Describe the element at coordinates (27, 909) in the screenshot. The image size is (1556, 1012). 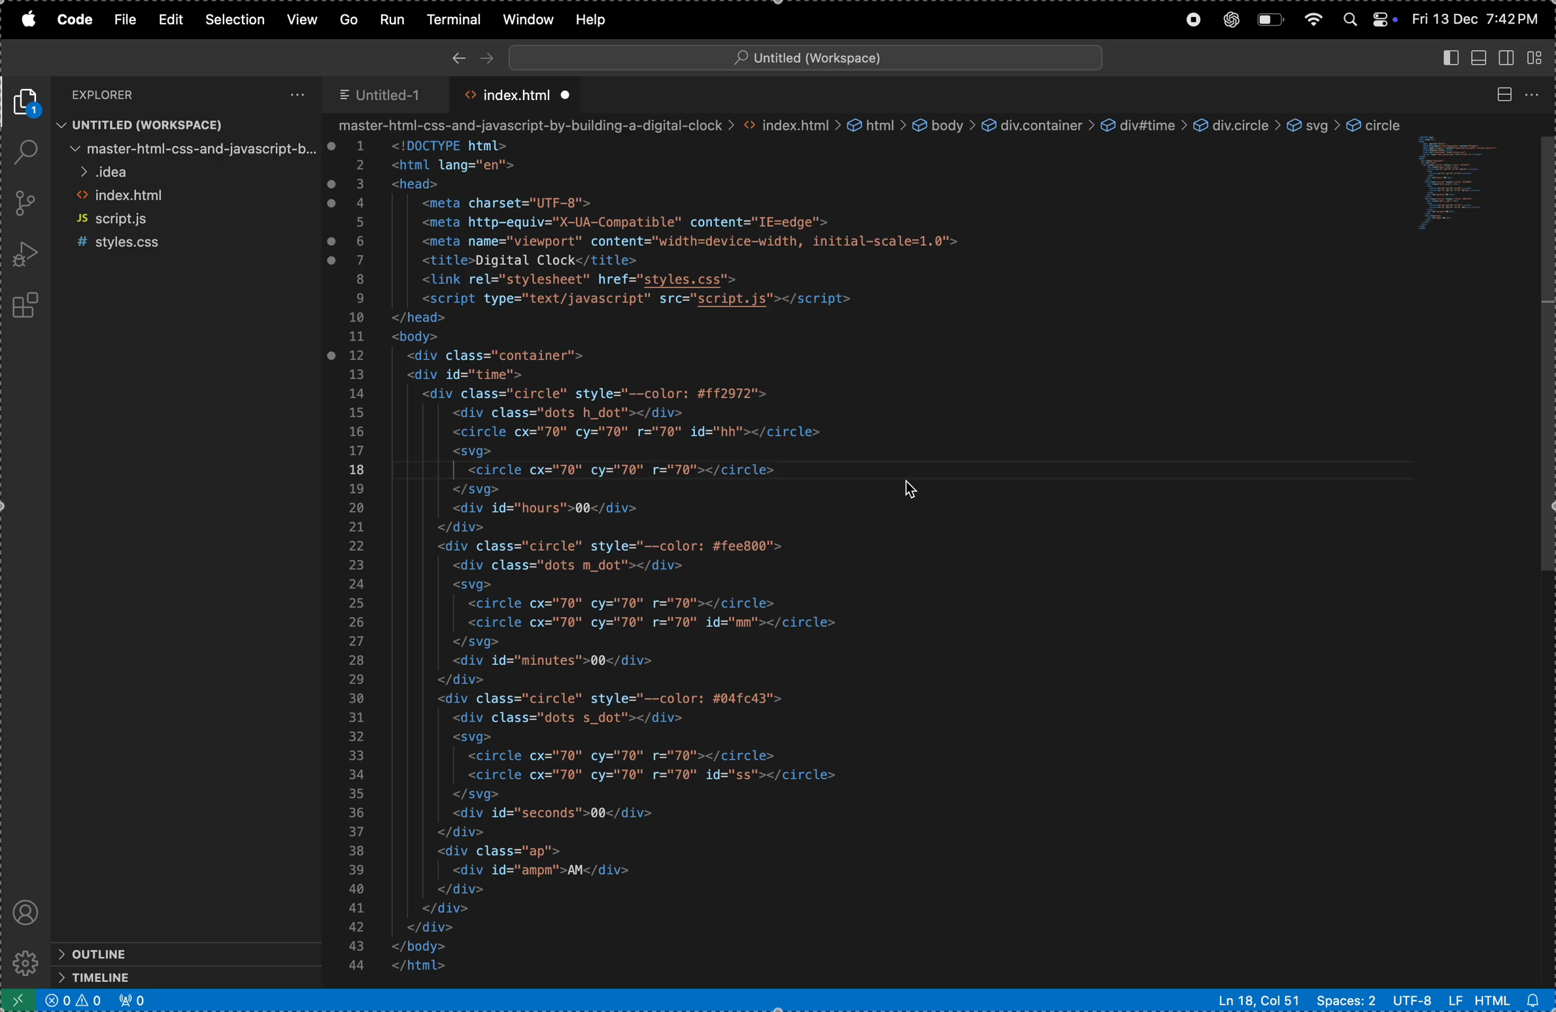
I see `profile` at that location.